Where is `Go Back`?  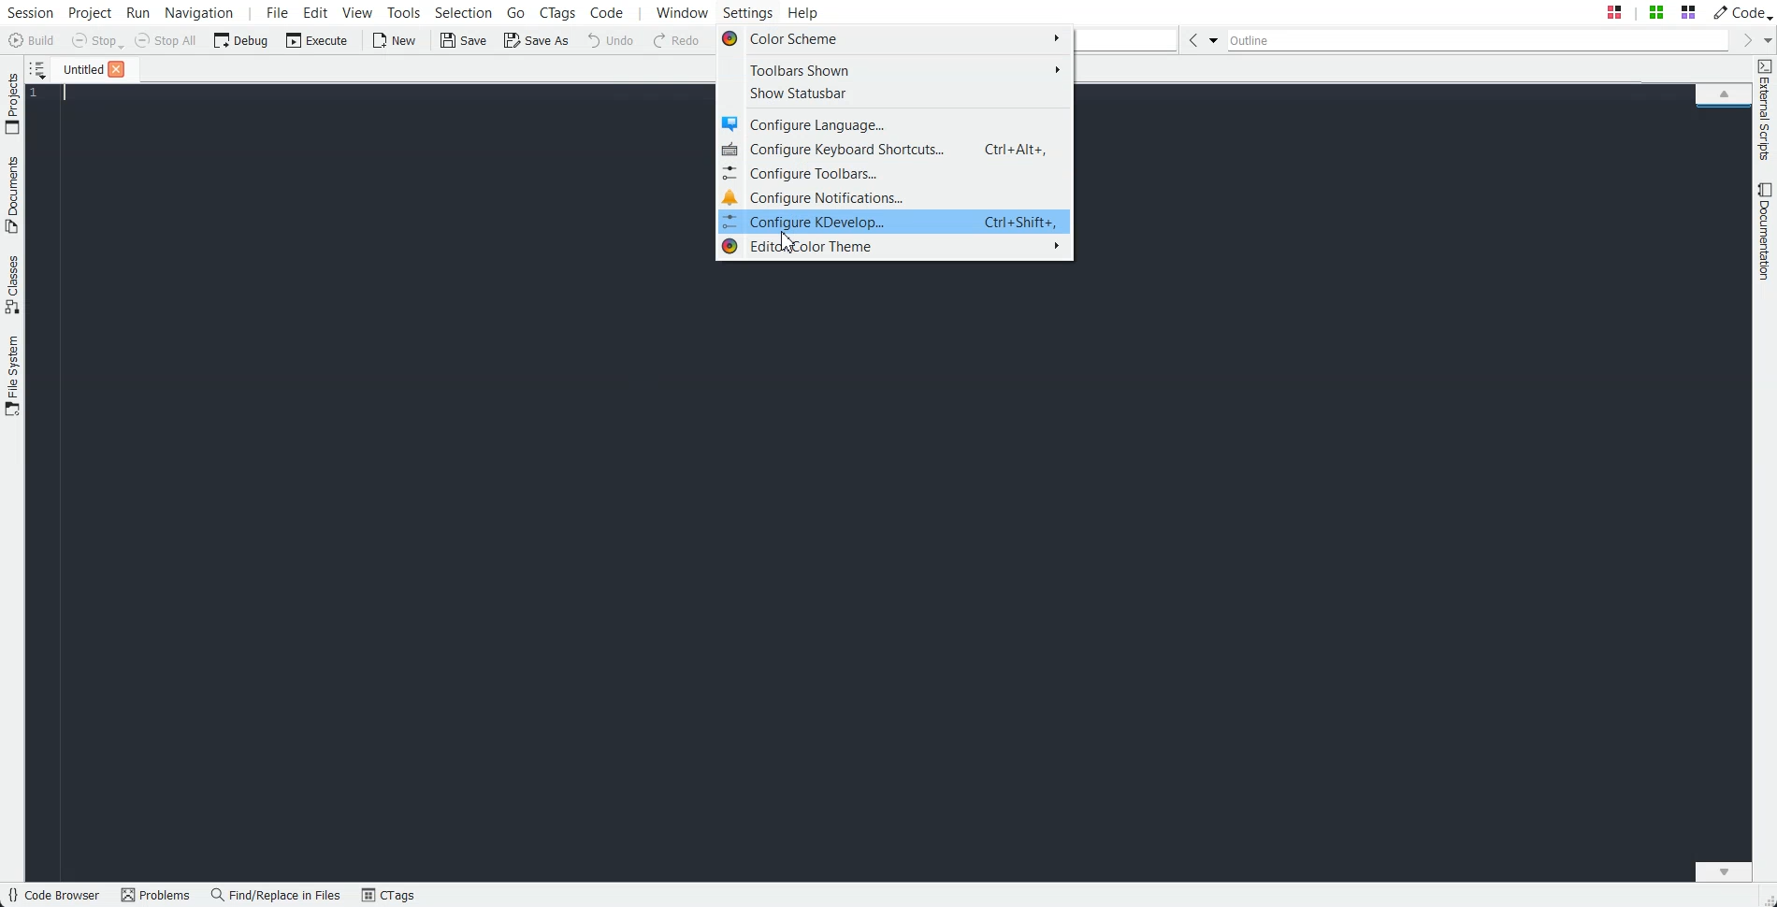
Go Back is located at coordinates (1192, 39).